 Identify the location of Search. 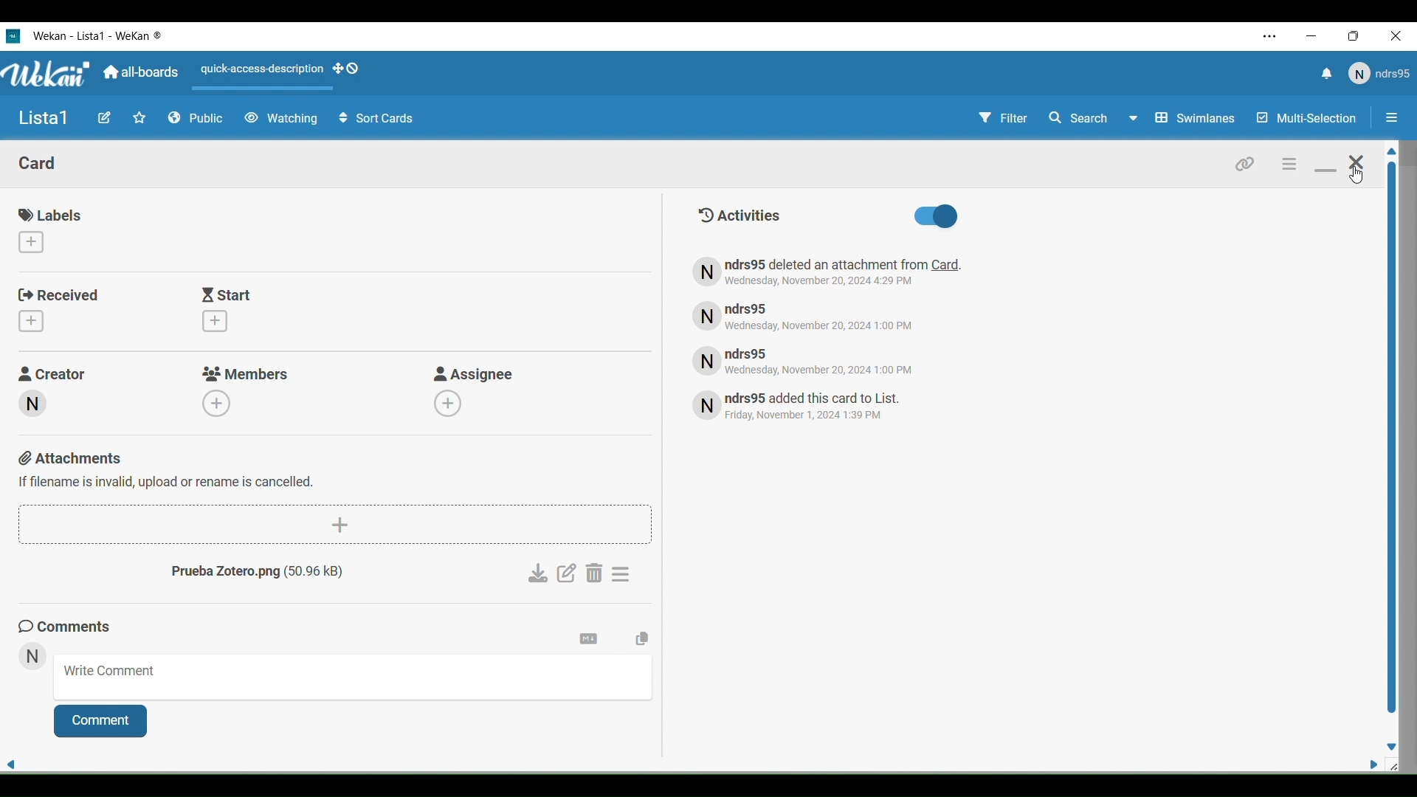
(1092, 118).